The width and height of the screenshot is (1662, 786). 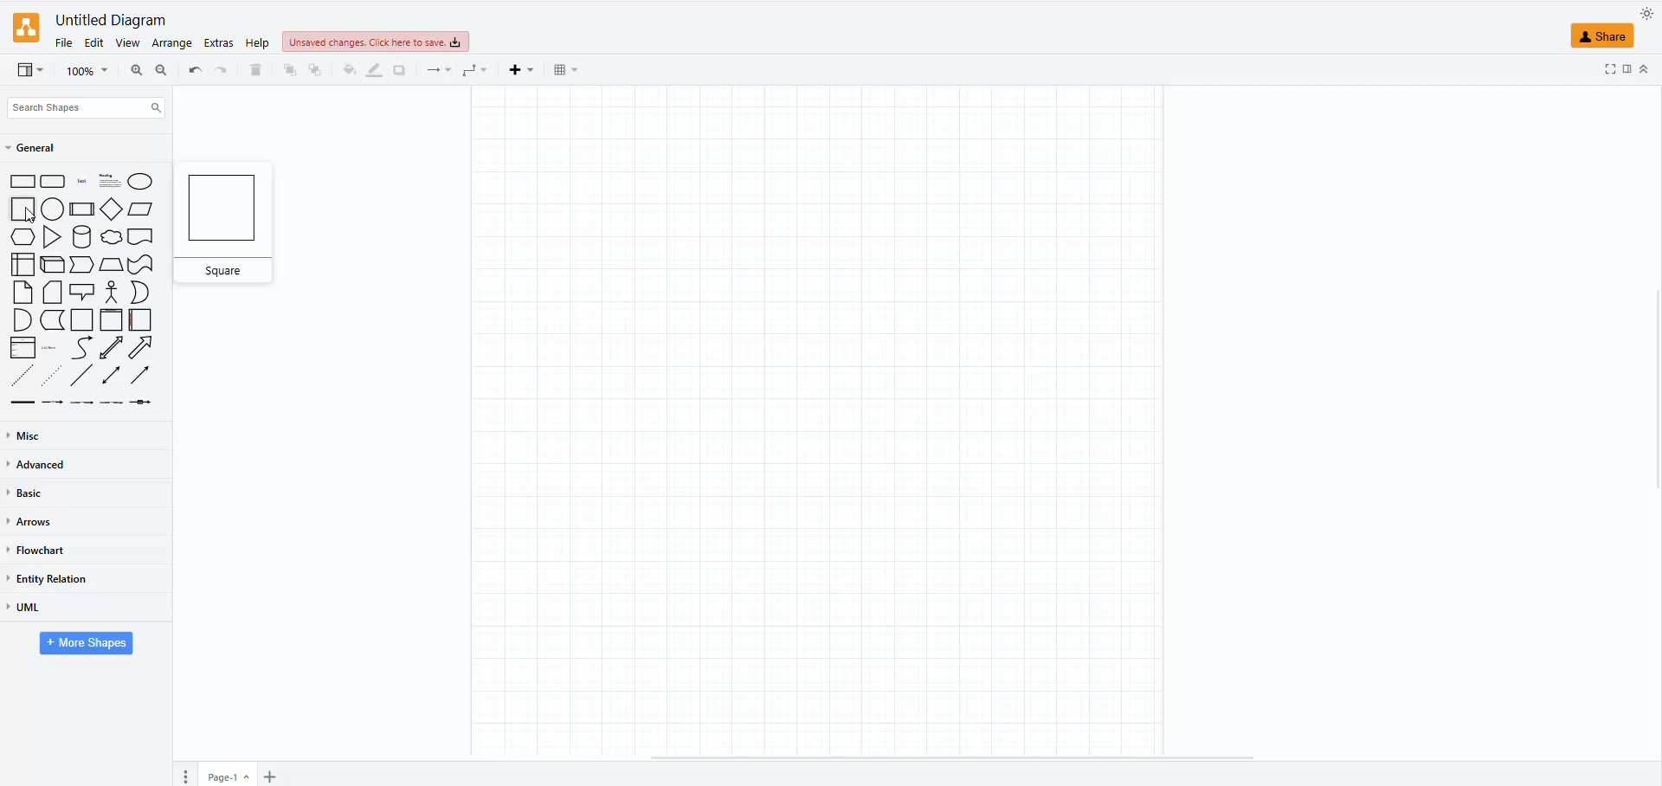 I want to click on waypoints, so click(x=481, y=68).